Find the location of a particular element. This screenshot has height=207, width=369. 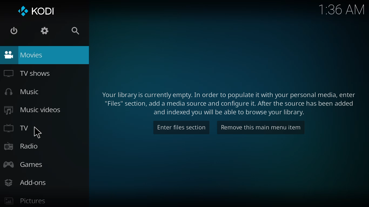

tv shows is located at coordinates (27, 73).